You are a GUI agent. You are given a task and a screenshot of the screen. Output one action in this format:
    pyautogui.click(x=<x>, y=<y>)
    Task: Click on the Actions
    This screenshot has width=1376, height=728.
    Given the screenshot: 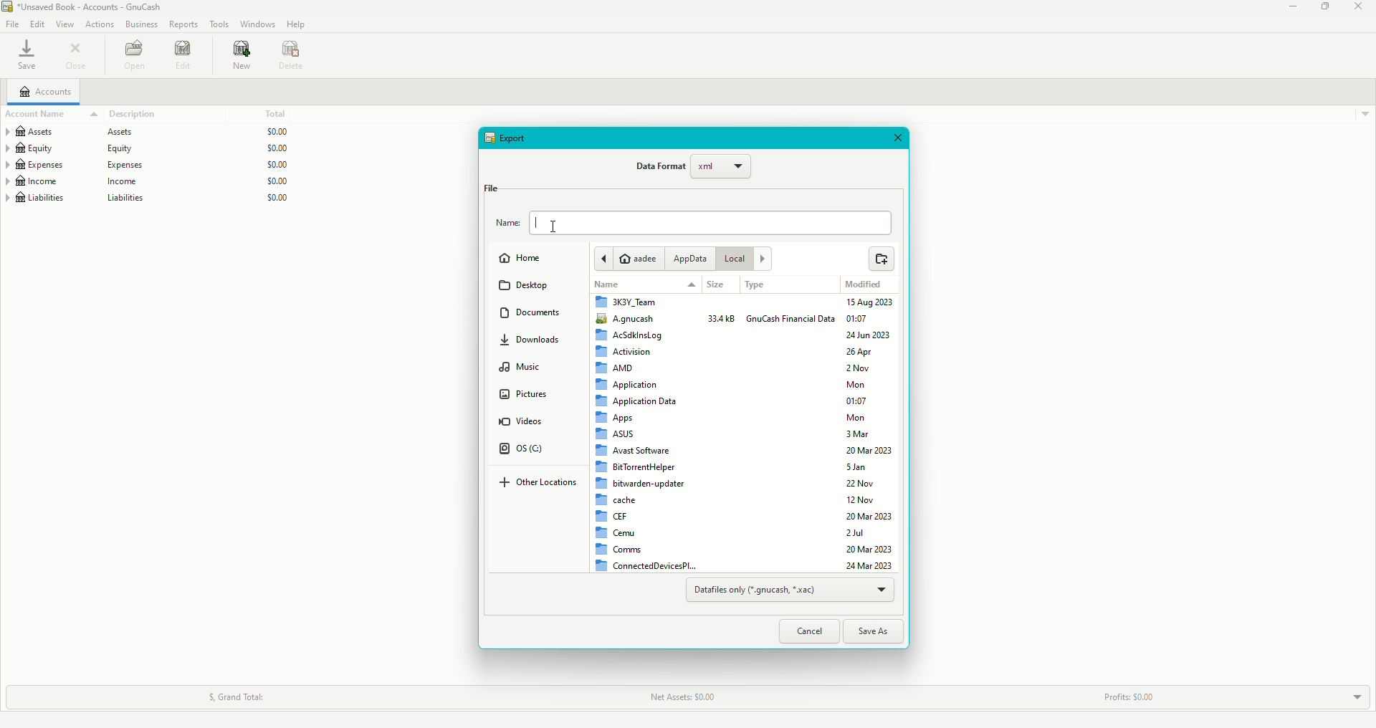 What is the action you would take?
    pyautogui.click(x=98, y=25)
    